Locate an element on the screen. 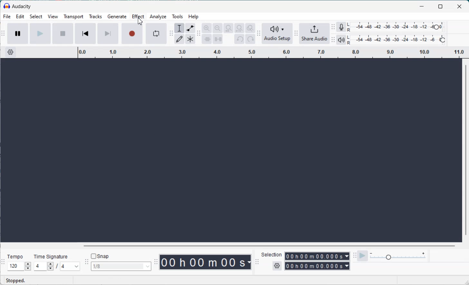 This screenshot has width=469, height=285. Stop is located at coordinates (62, 34).